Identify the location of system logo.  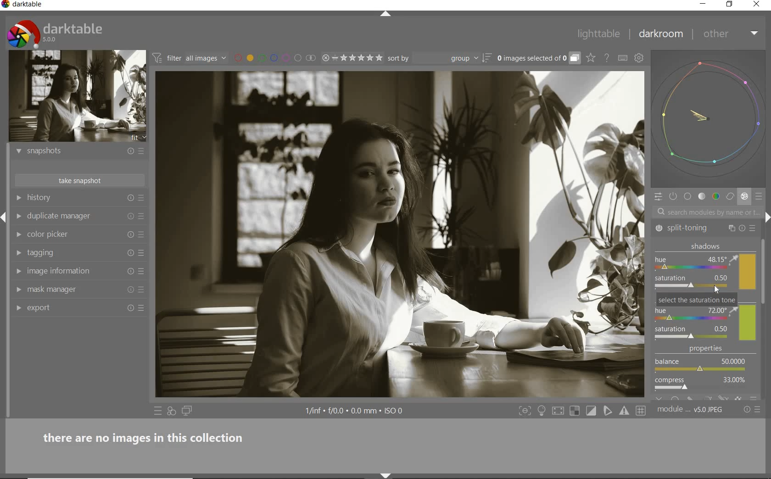
(56, 33).